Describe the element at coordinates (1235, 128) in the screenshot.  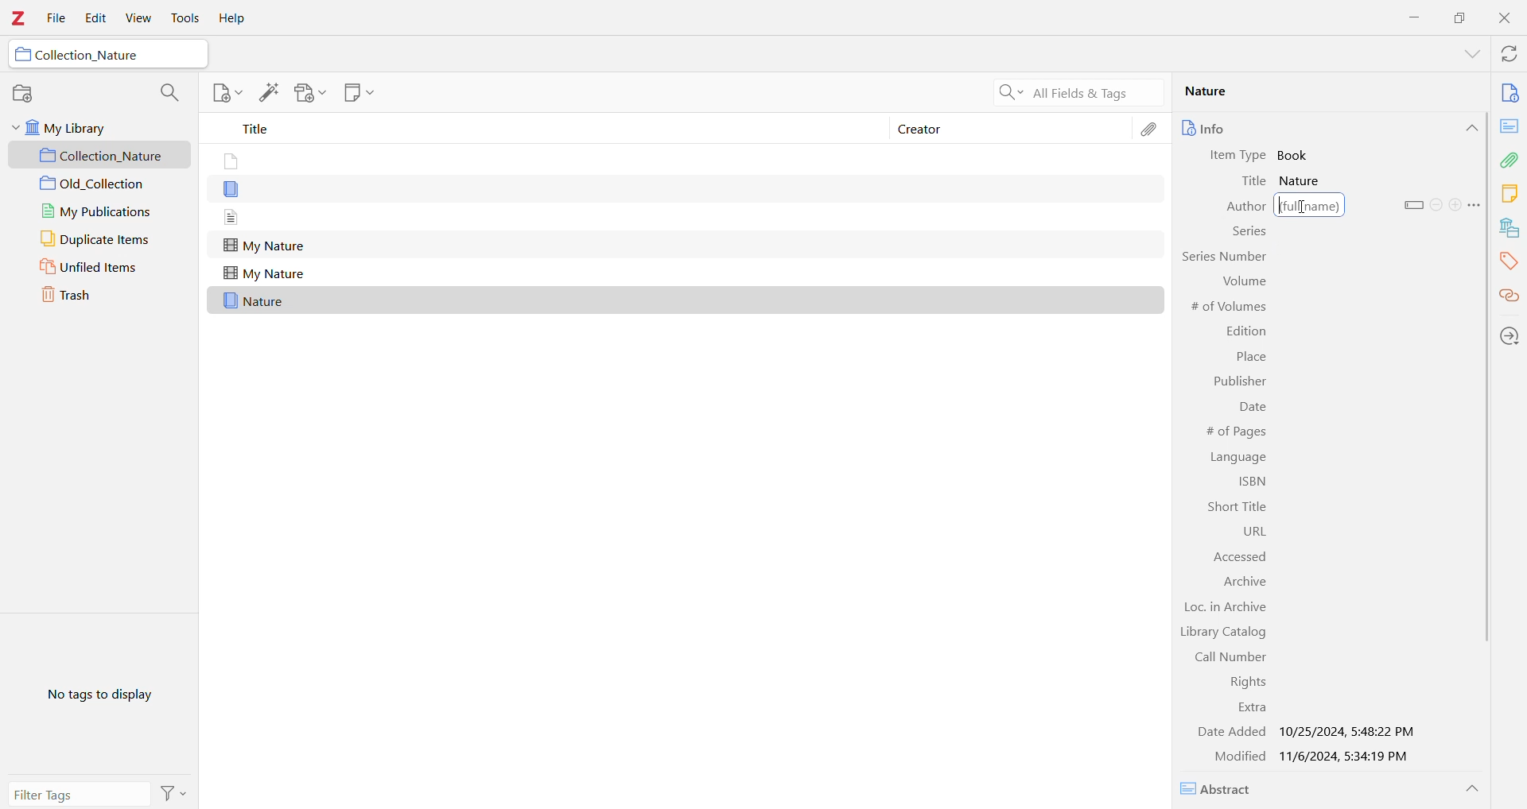
I see `Info` at that location.